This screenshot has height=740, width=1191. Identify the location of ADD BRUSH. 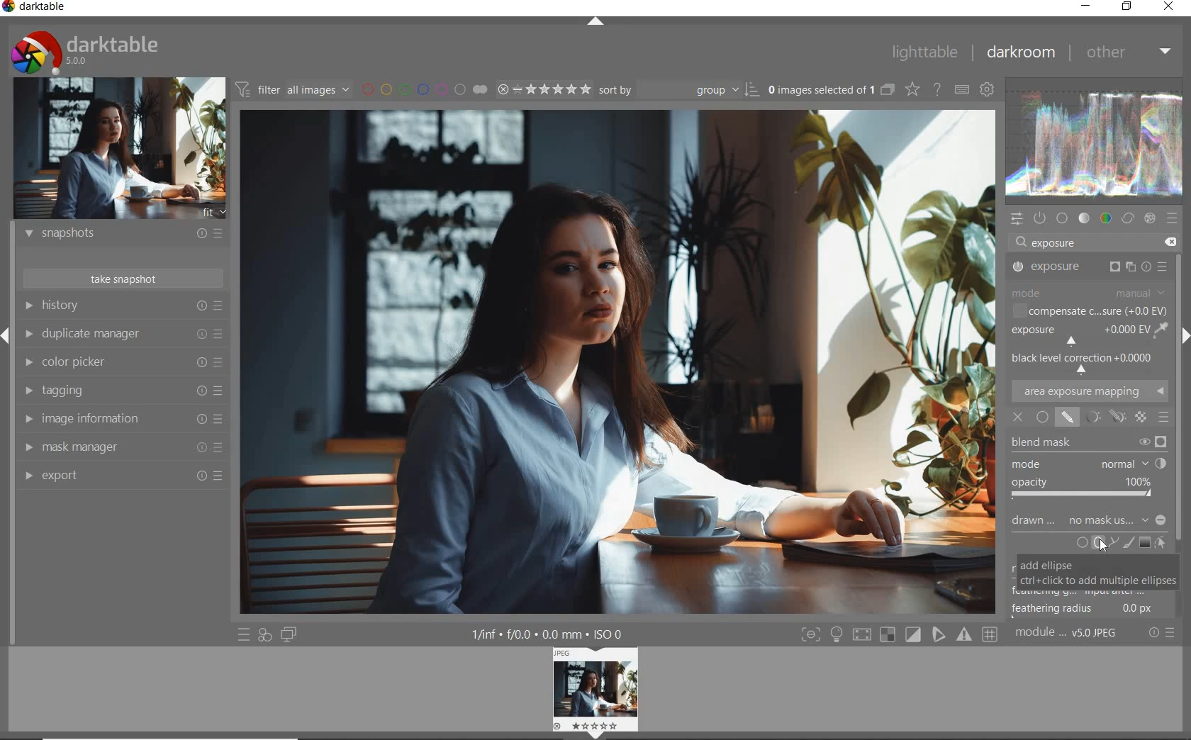
(1127, 543).